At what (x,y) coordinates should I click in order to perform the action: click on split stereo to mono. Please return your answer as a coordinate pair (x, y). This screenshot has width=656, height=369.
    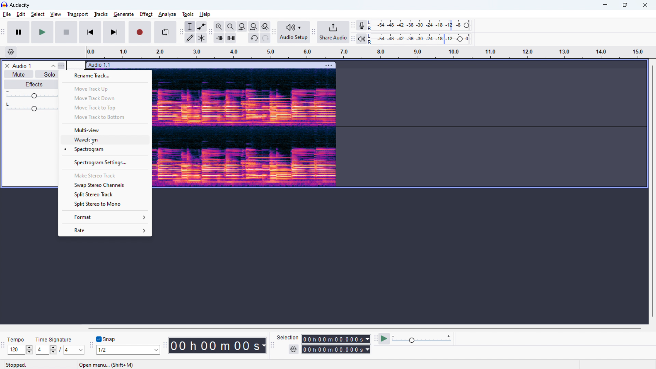
    Looking at the image, I should click on (105, 205).